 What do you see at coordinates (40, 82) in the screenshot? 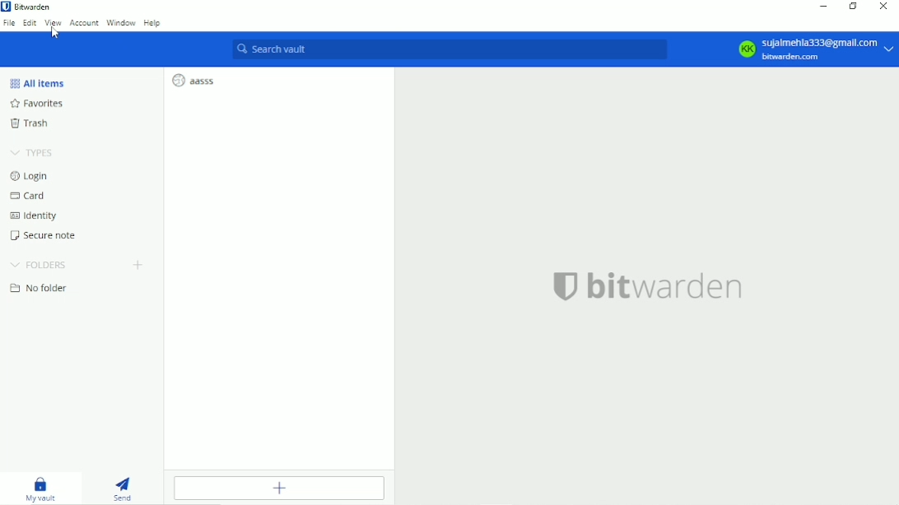
I see `All items` at bounding box center [40, 82].